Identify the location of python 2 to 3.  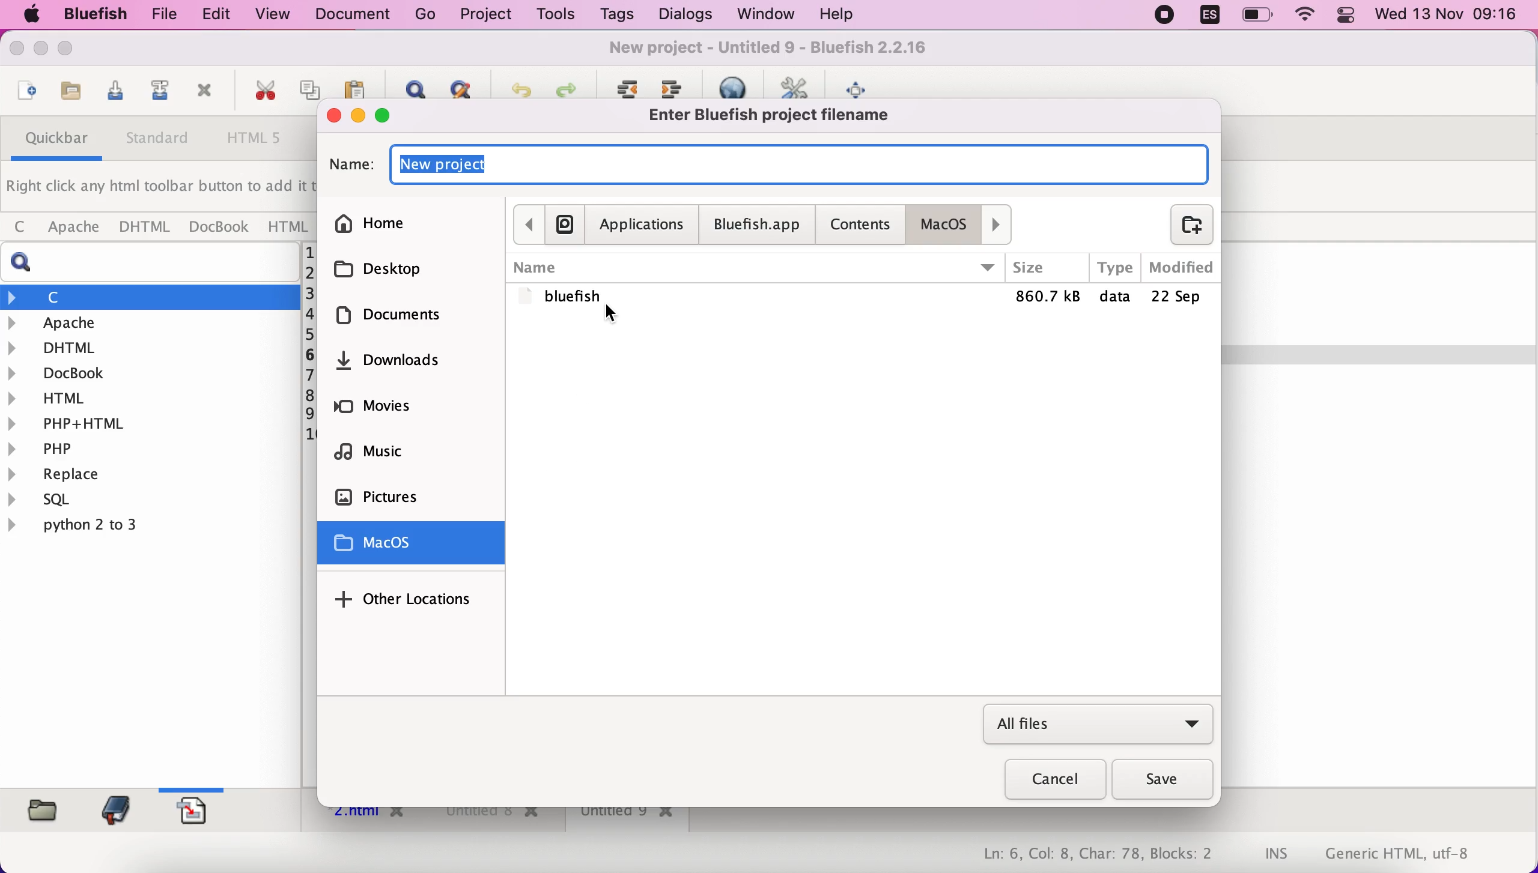
(93, 525).